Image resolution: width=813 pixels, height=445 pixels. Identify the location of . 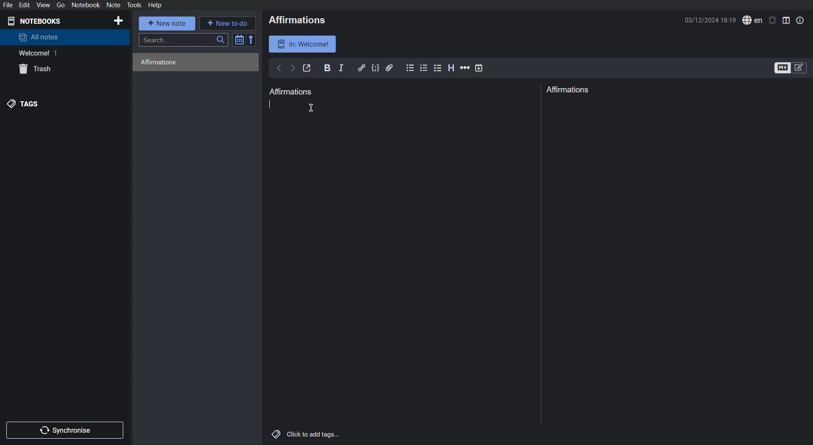
(410, 67).